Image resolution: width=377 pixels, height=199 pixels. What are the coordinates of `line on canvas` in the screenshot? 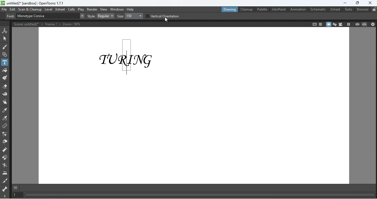 It's located at (126, 57).